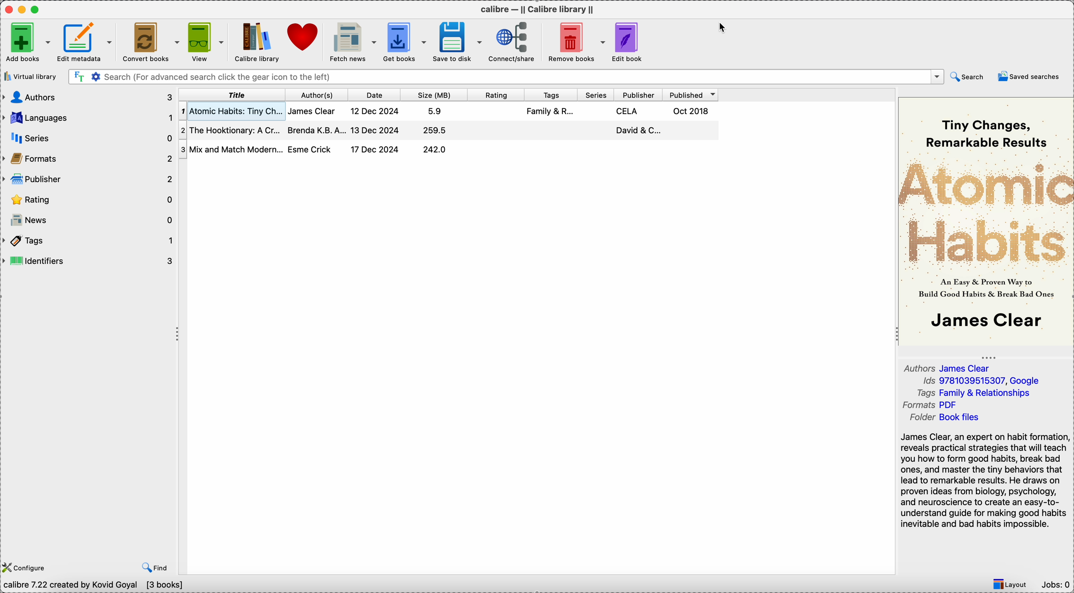  I want to click on find, so click(153, 566).